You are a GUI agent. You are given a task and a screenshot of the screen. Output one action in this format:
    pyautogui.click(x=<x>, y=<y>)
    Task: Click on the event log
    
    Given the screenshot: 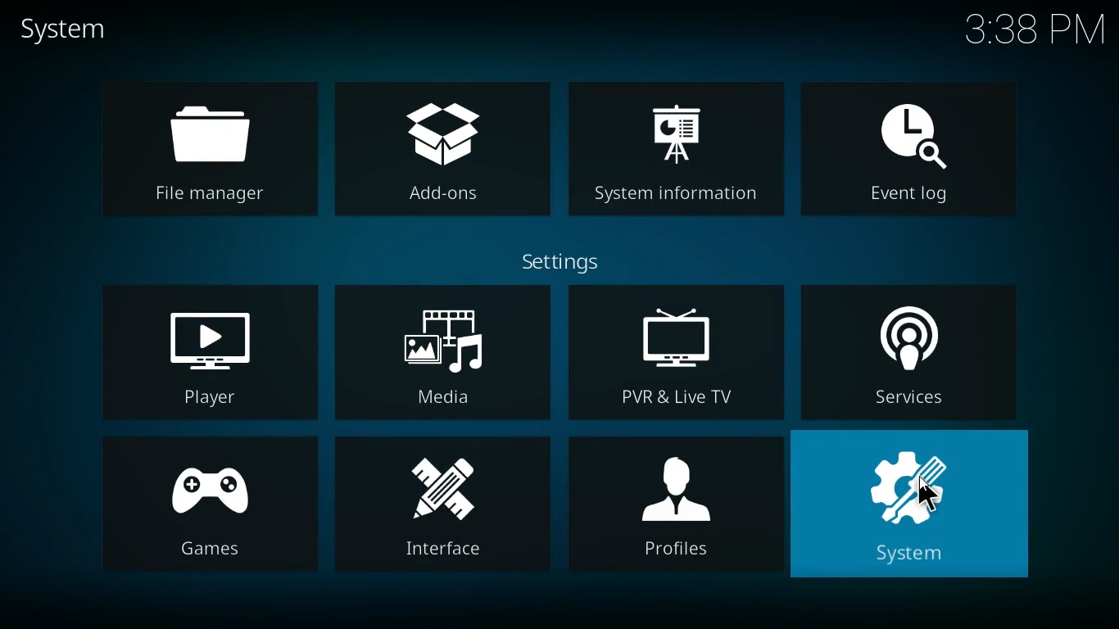 What is the action you would take?
    pyautogui.click(x=920, y=158)
    